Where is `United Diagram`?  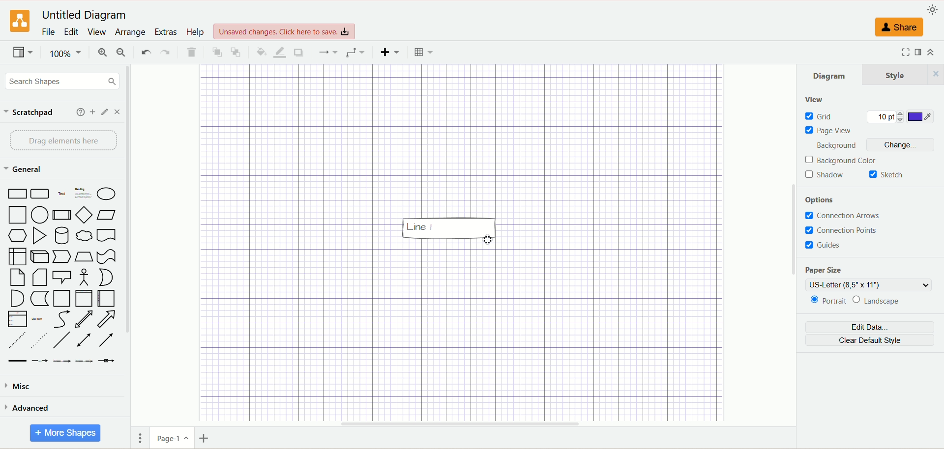 United Diagram is located at coordinates (85, 15).